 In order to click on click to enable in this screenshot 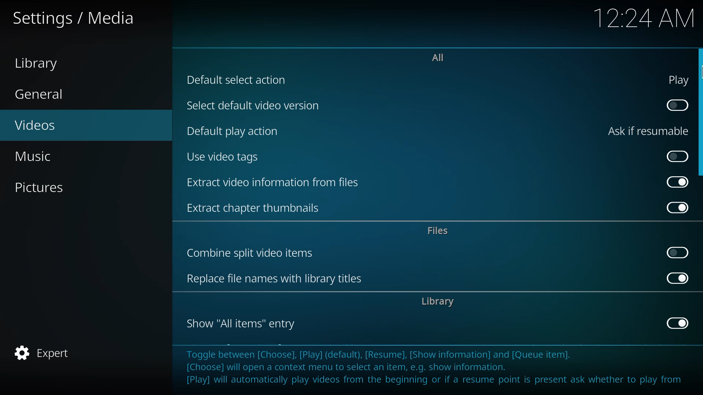, I will do `click(677, 104)`.